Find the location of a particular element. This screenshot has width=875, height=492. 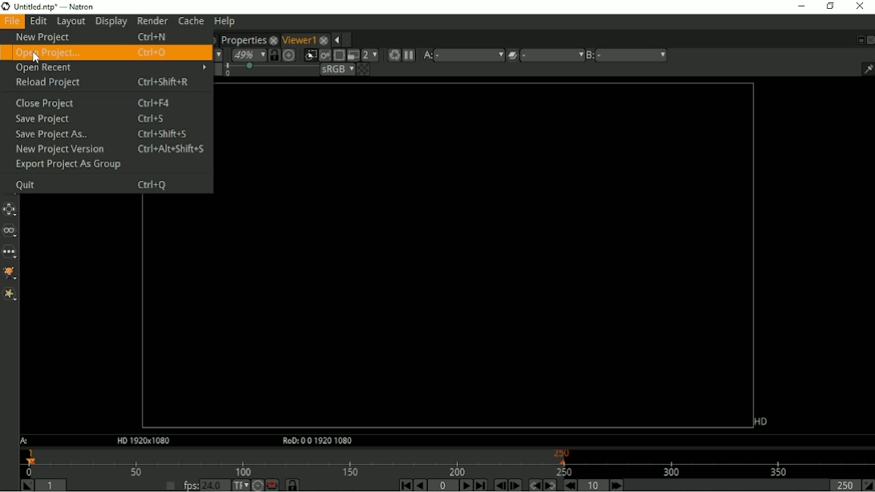

Restore down is located at coordinates (829, 6).